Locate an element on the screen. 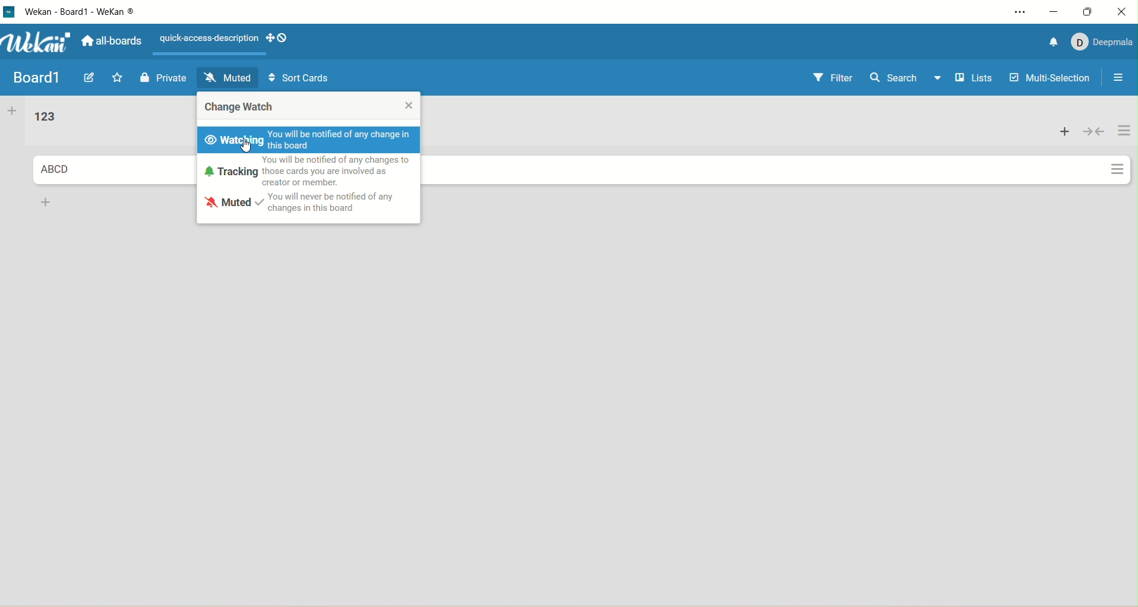  sort cards is located at coordinates (300, 80).